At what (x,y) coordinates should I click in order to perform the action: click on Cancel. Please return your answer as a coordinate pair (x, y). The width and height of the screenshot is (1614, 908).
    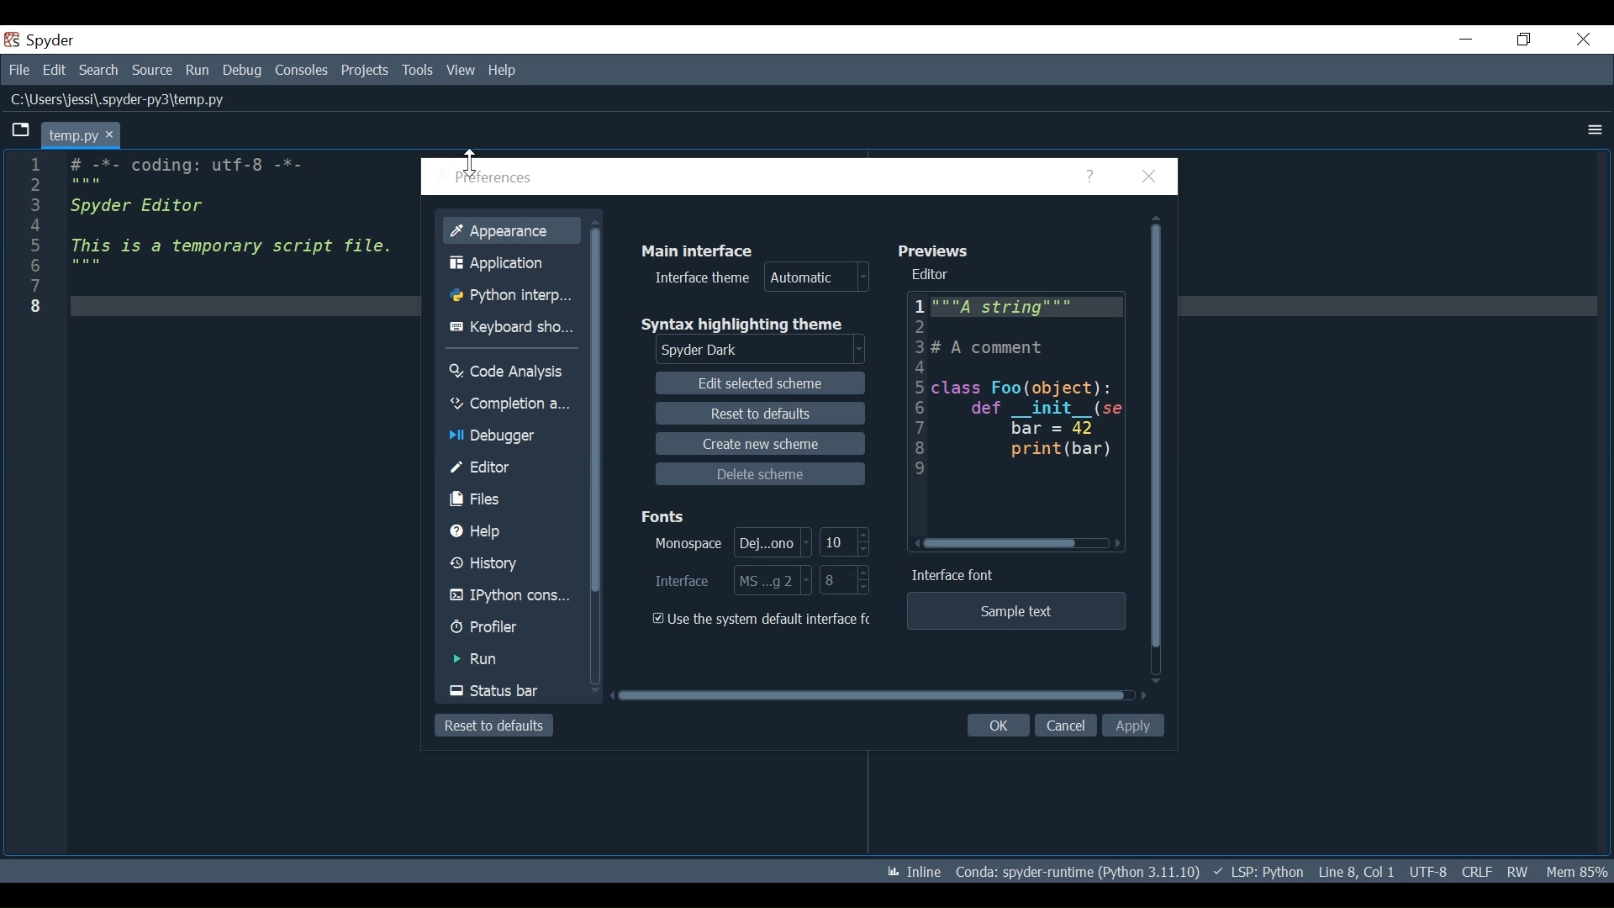
    Looking at the image, I should click on (1066, 726).